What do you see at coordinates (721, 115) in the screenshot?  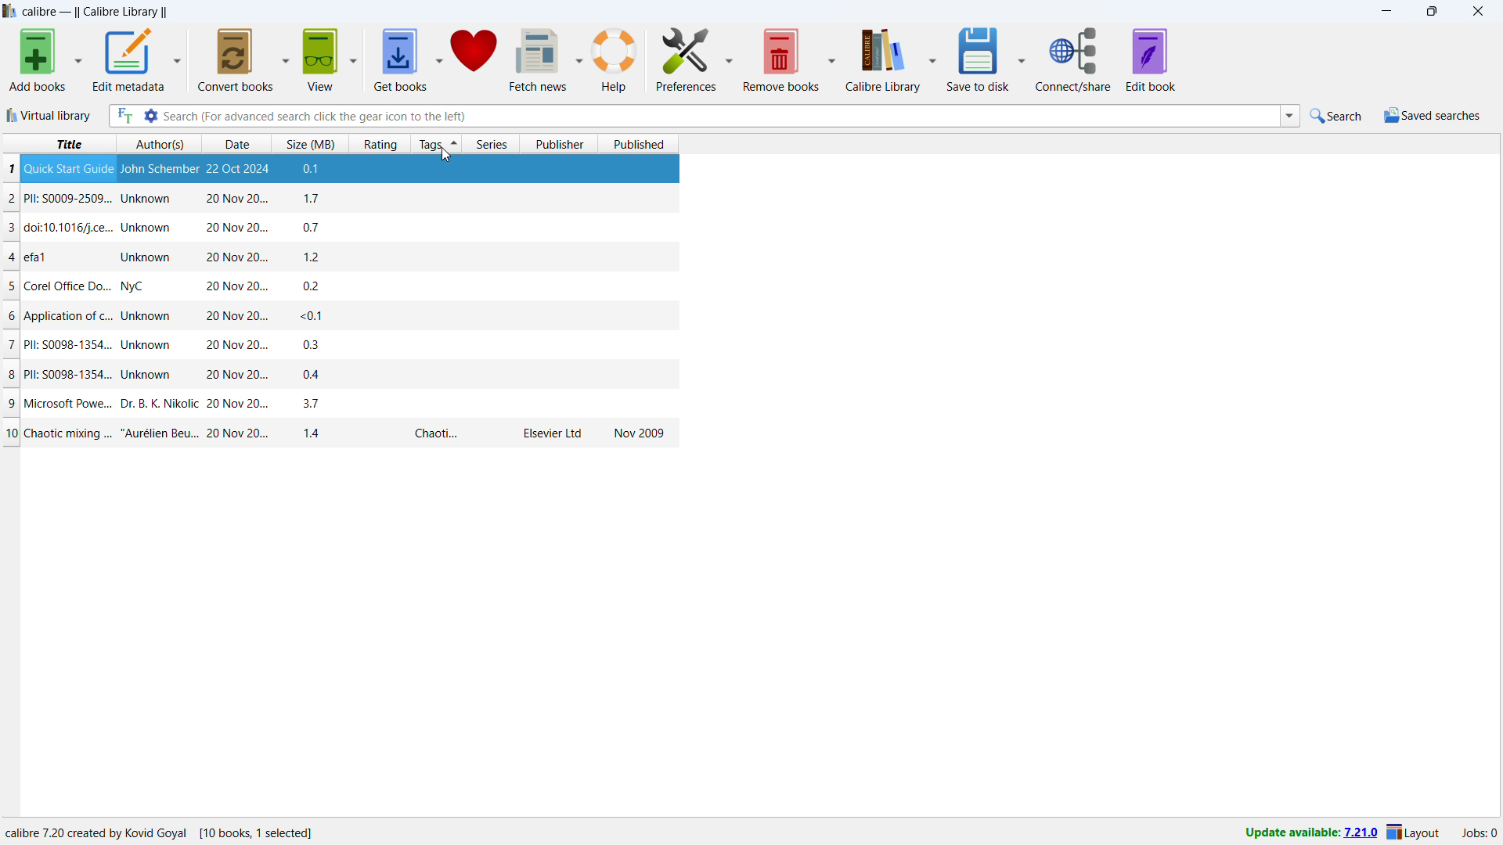 I see `enter search string` at bounding box center [721, 115].